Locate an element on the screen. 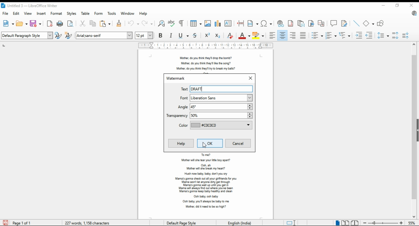 Image resolution: width=419 pixels, height=226 pixels. insert tables is located at coordinates (196, 24).